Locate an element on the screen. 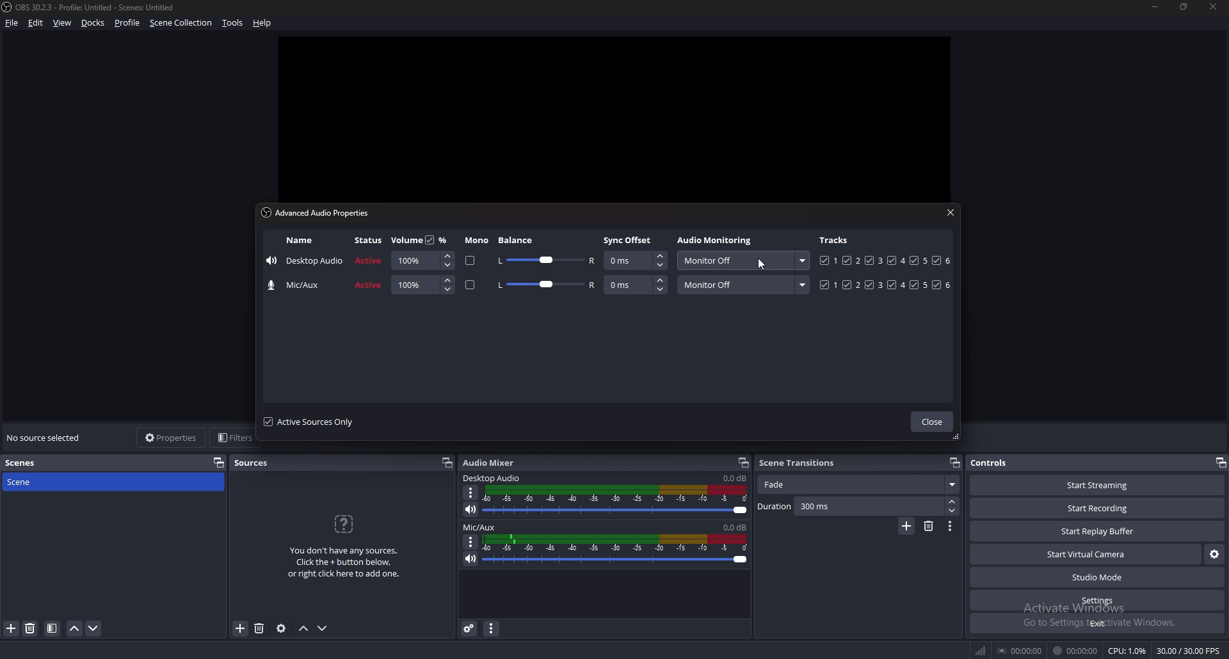 Image resolution: width=1229 pixels, height=659 pixels. ‘OBS 30.2.3 - Profile: Untitled - Scenes: Untitled is located at coordinates (99, 8).